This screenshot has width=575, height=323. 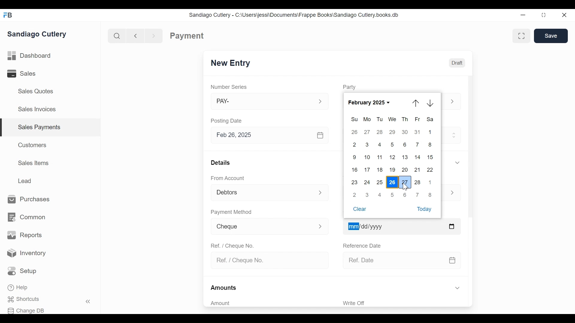 I want to click on 3, so click(x=367, y=145).